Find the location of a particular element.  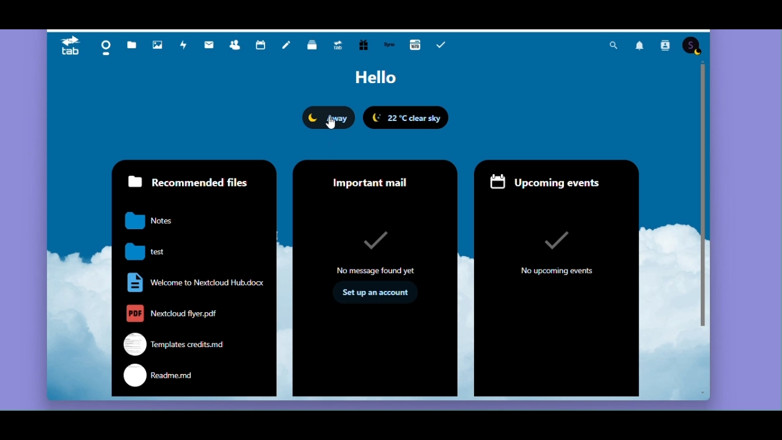

Free trial is located at coordinates (363, 46).